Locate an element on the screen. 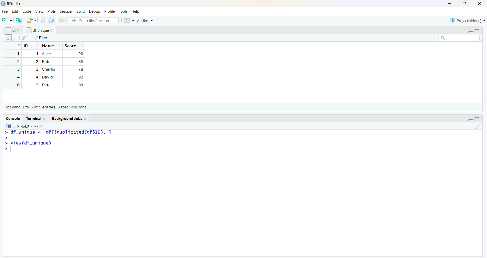  3 is located at coordinates (37, 100).